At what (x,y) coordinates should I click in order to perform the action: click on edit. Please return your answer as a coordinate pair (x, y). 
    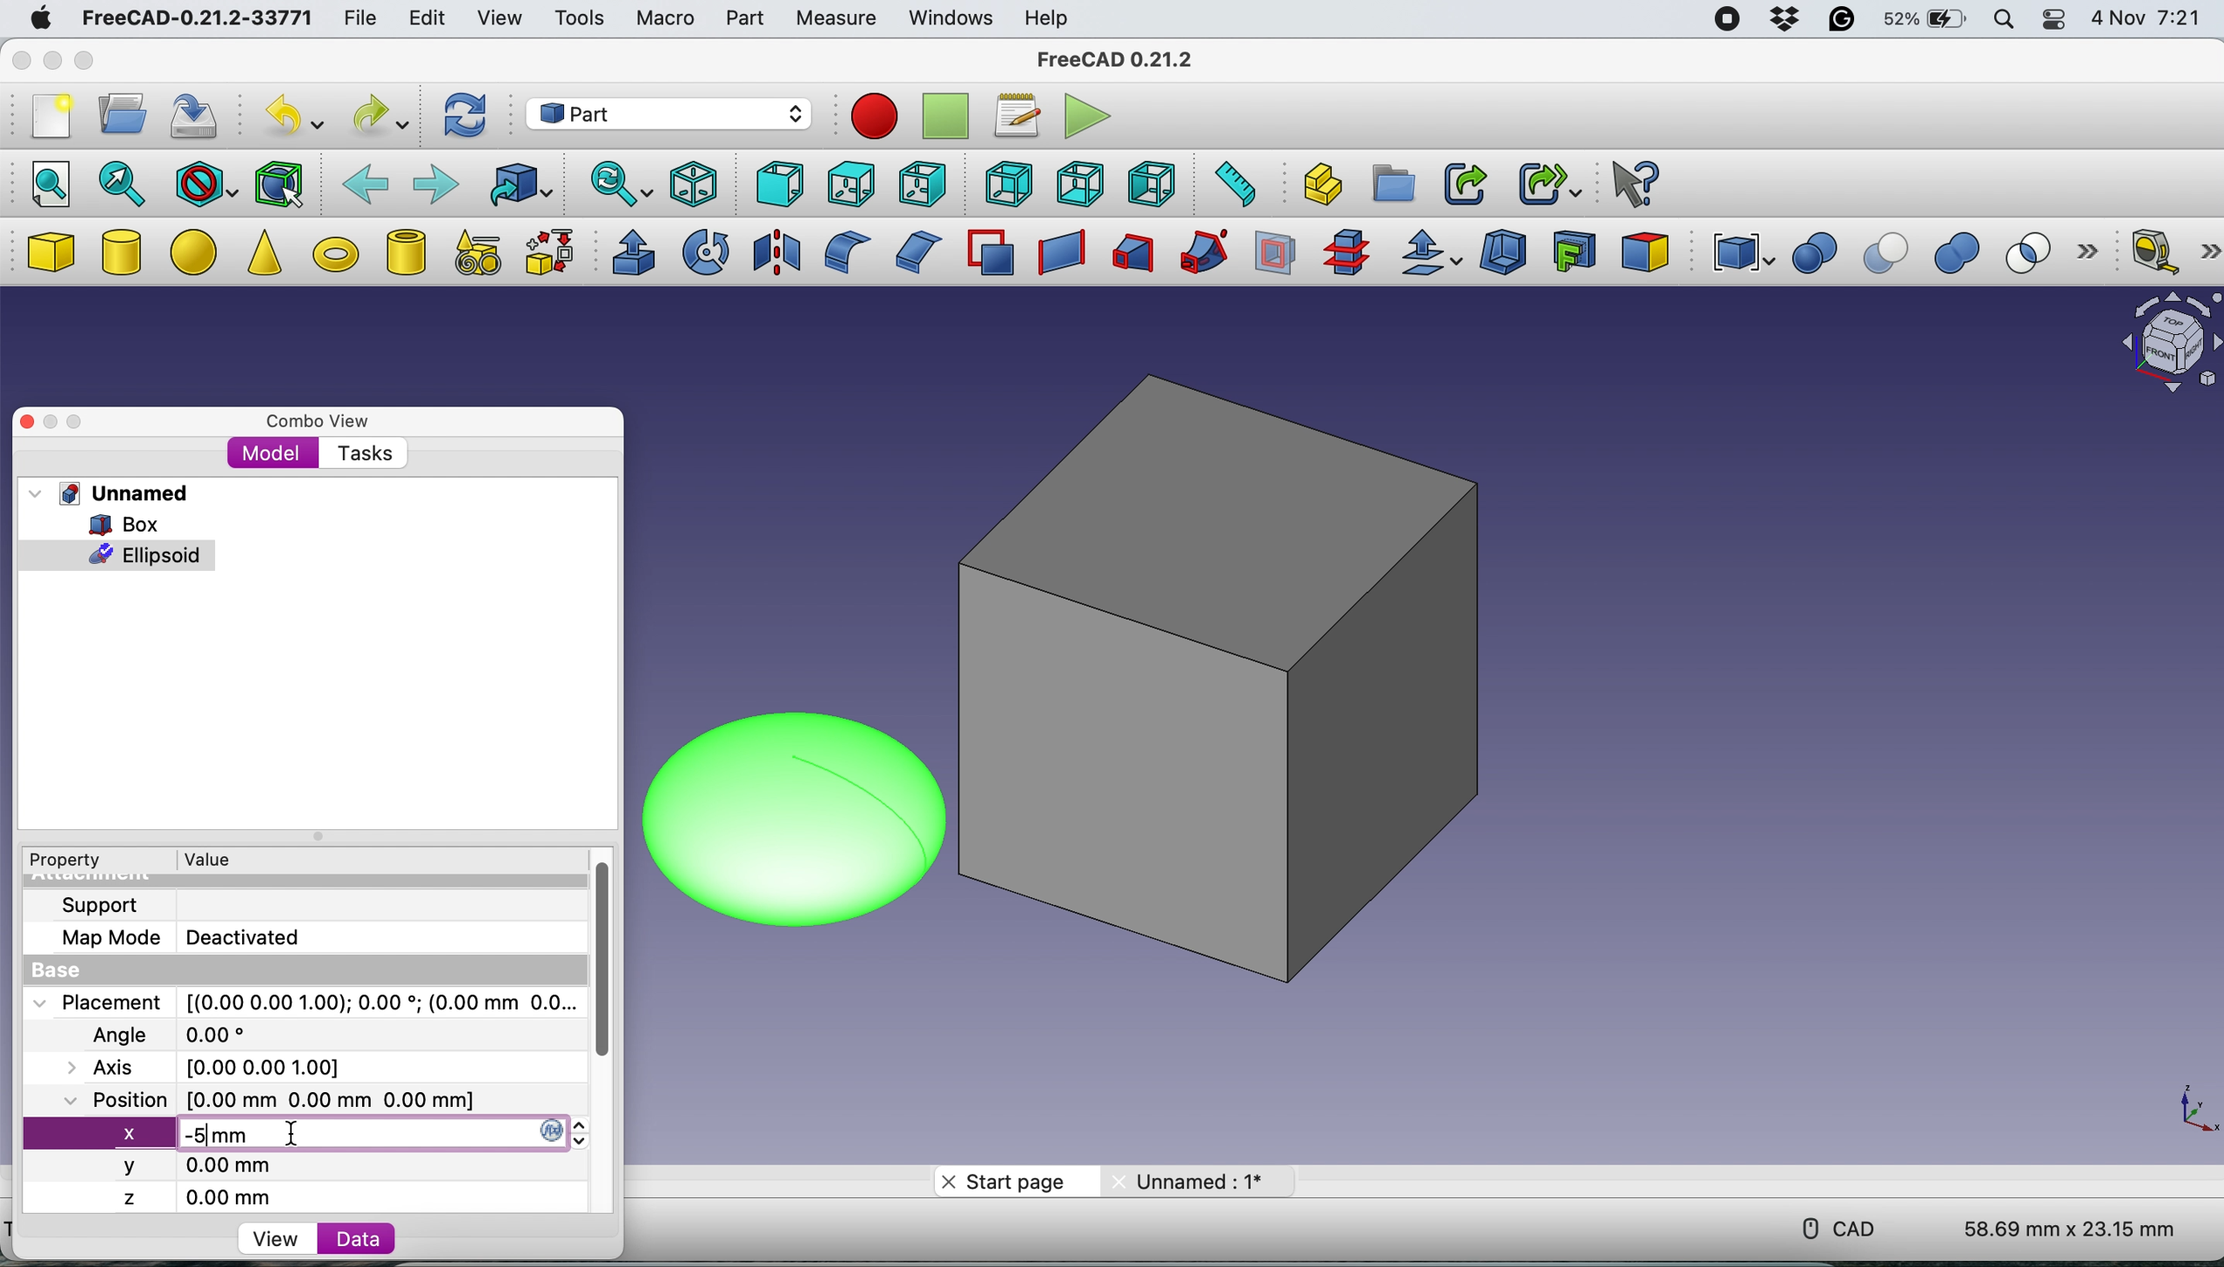
    Looking at the image, I should click on (422, 19).